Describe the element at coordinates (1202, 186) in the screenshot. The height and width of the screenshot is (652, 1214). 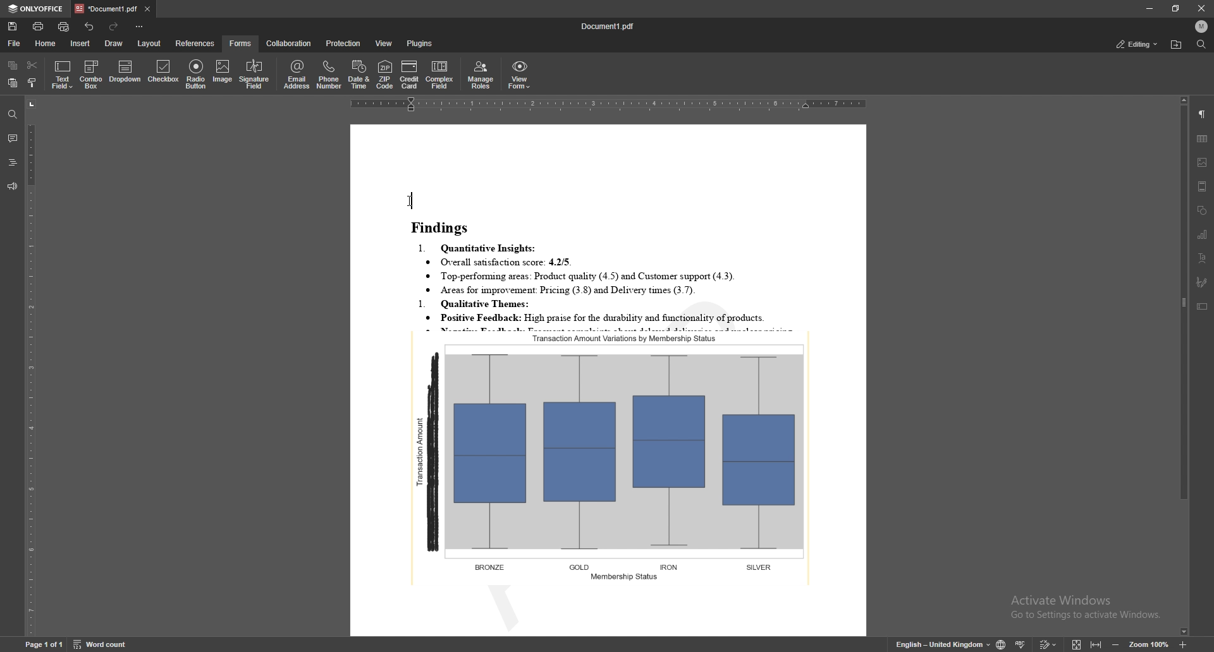
I see `header and footer` at that location.